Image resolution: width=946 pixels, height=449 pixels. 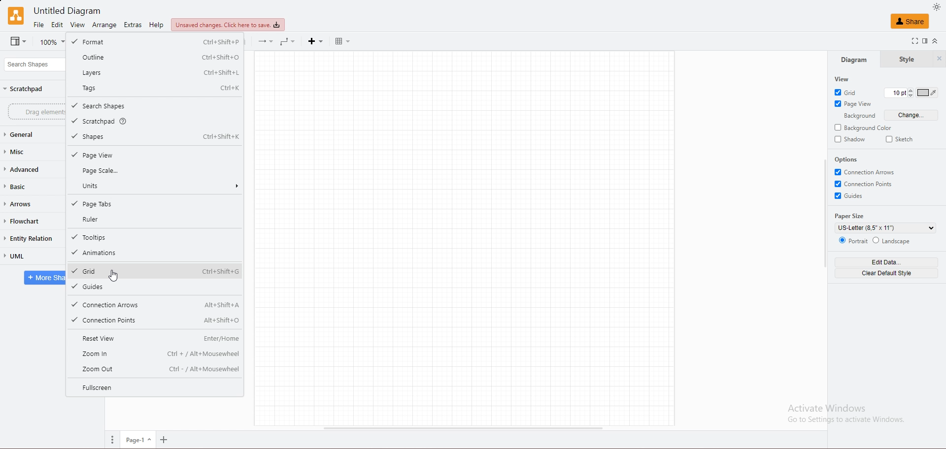 I want to click on shapes                 Ctrl+Shift+K, so click(x=155, y=137).